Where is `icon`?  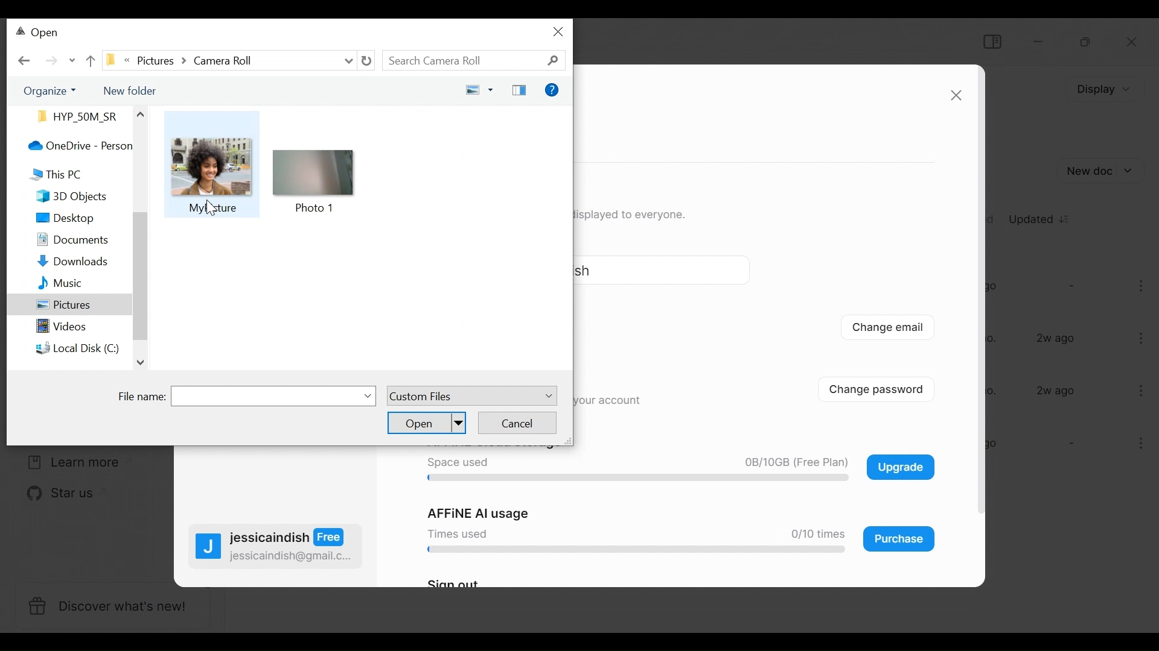
icon is located at coordinates (315, 173).